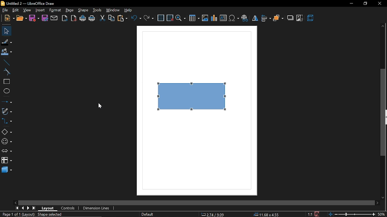 The image size is (387, 217). What do you see at coordinates (6, 132) in the screenshot?
I see `basic shapes` at bounding box center [6, 132].